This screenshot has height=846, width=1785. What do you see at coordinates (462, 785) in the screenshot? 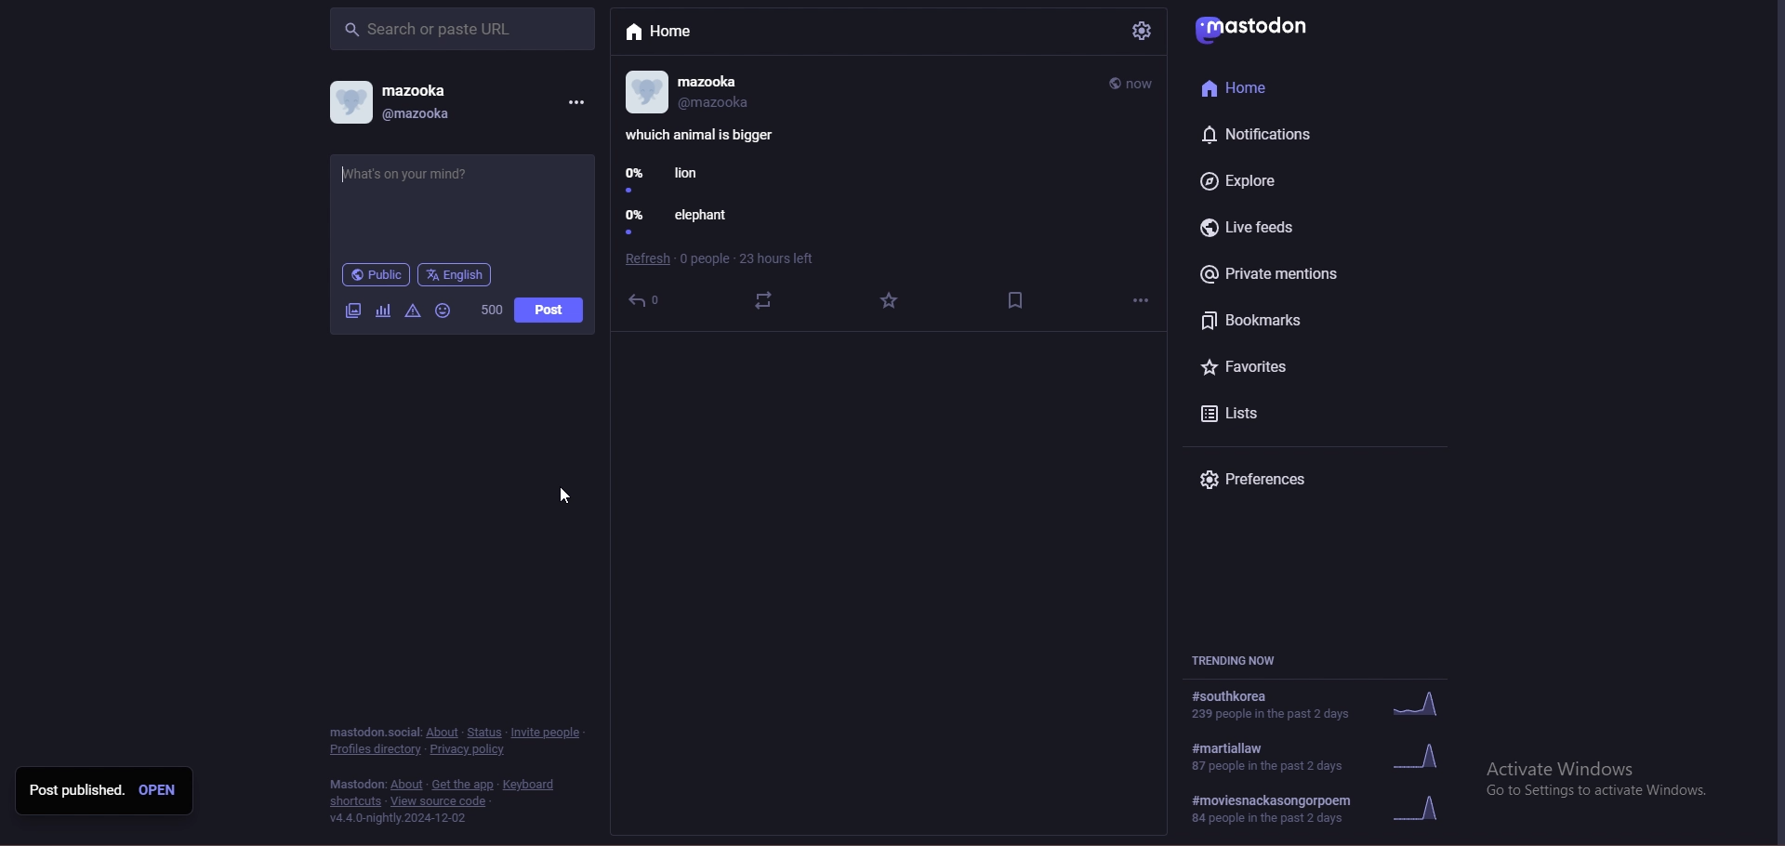
I see `get the app` at bounding box center [462, 785].